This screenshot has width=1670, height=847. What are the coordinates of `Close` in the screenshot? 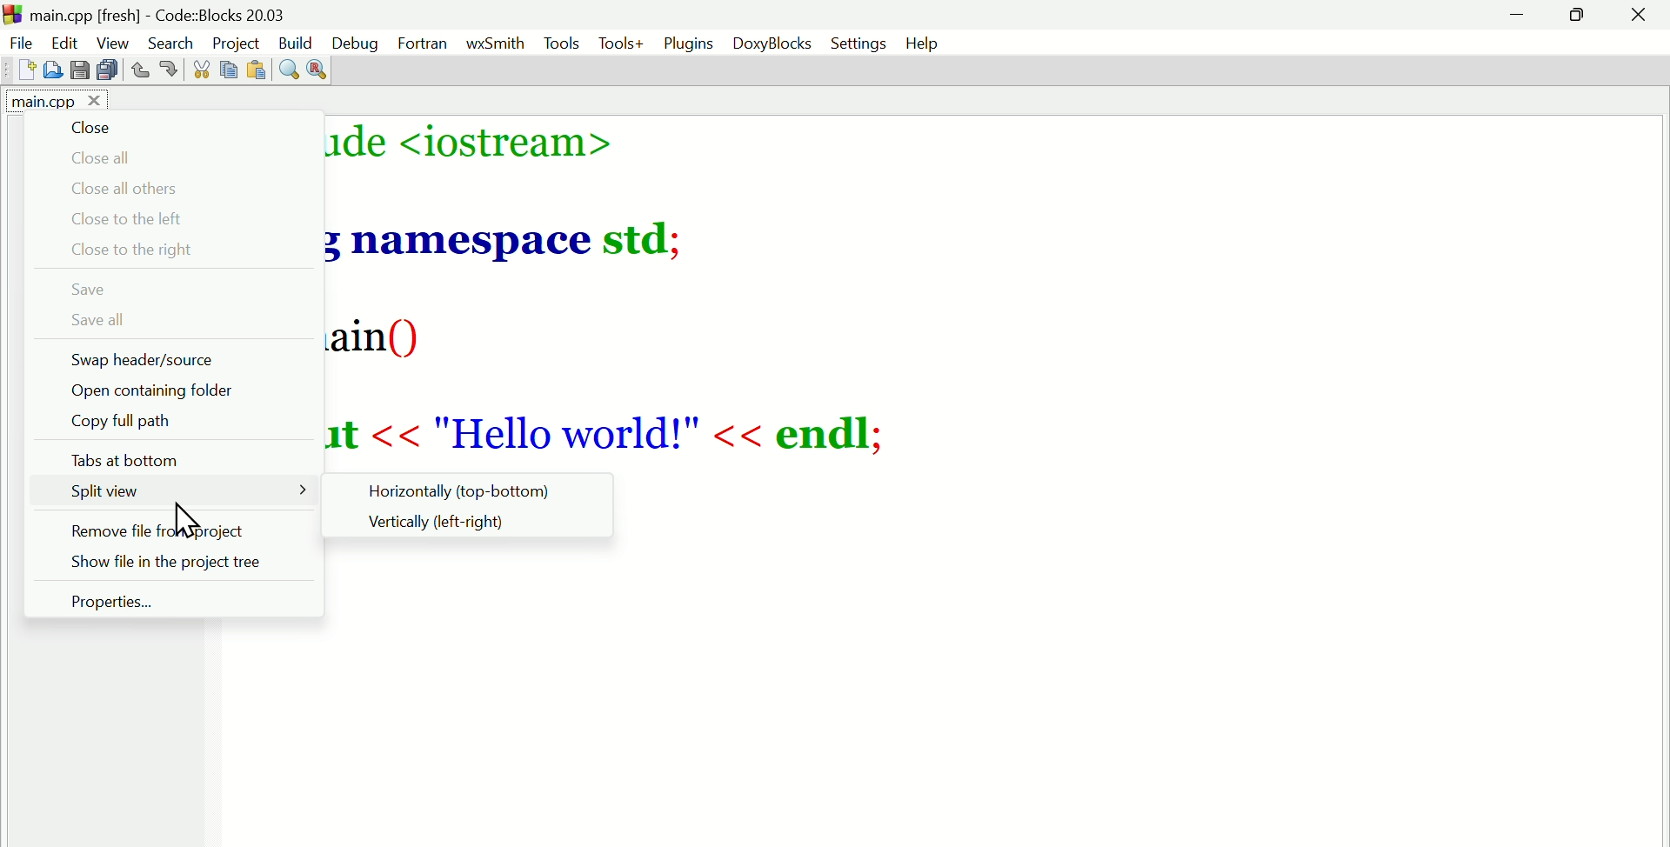 It's located at (105, 128).